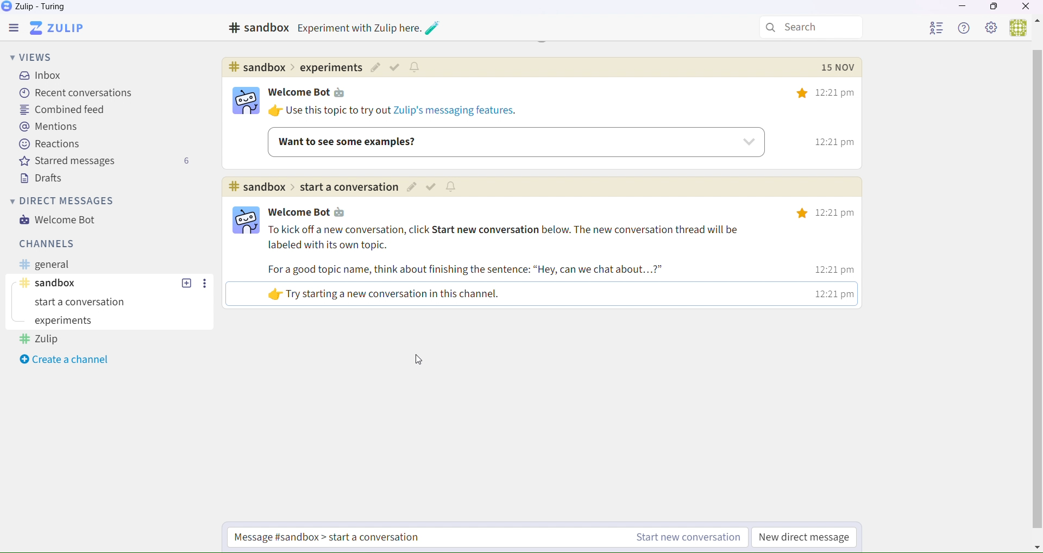 The height and width of the screenshot is (553, 1043). Describe the element at coordinates (90, 284) in the screenshot. I see `Sanbox` at that location.